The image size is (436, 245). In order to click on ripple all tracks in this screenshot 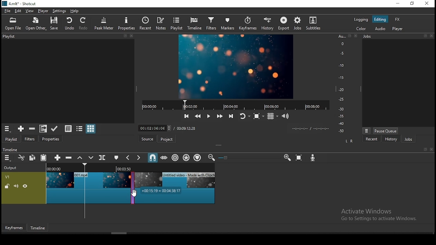, I will do `click(187, 158)`.